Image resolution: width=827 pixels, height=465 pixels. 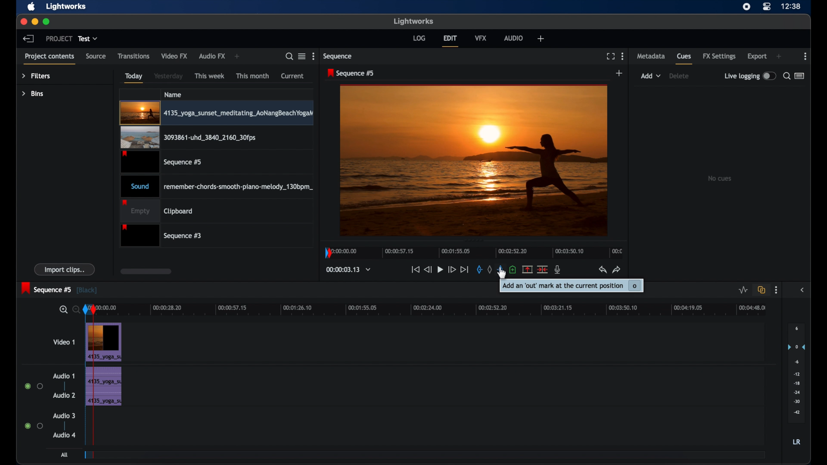 What do you see at coordinates (681, 76) in the screenshot?
I see `delete` at bounding box center [681, 76].